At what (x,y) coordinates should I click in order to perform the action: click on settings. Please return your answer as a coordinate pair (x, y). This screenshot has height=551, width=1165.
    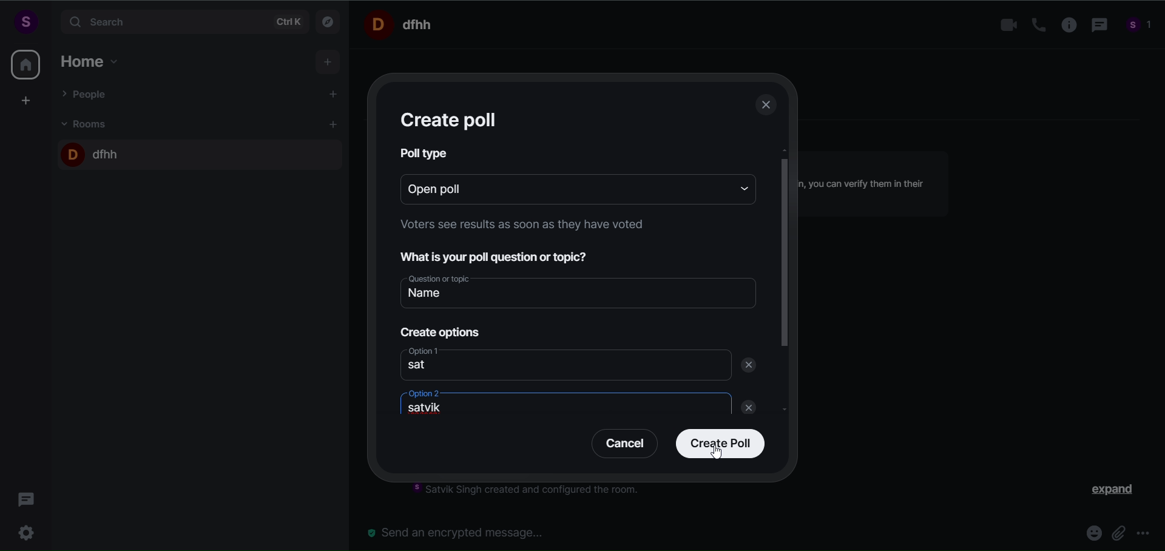
    Looking at the image, I should click on (29, 531).